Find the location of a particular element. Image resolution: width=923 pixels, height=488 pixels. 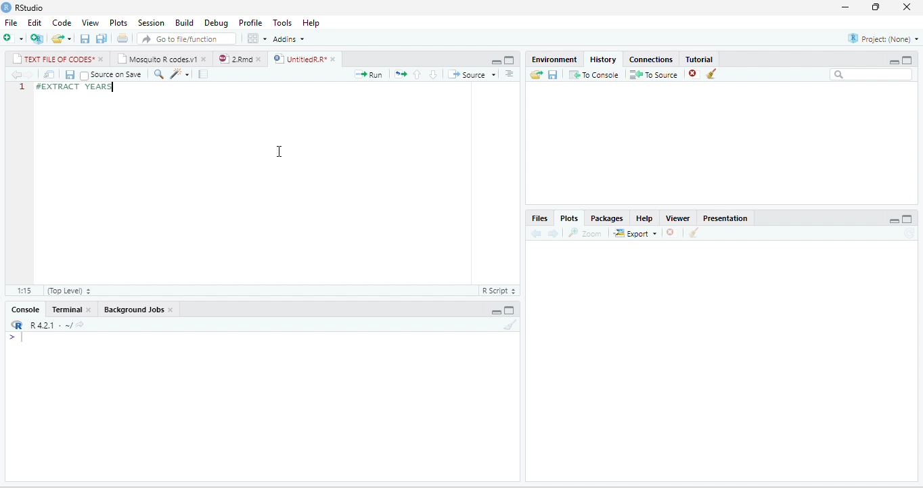

1:15 is located at coordinates (24, 291).